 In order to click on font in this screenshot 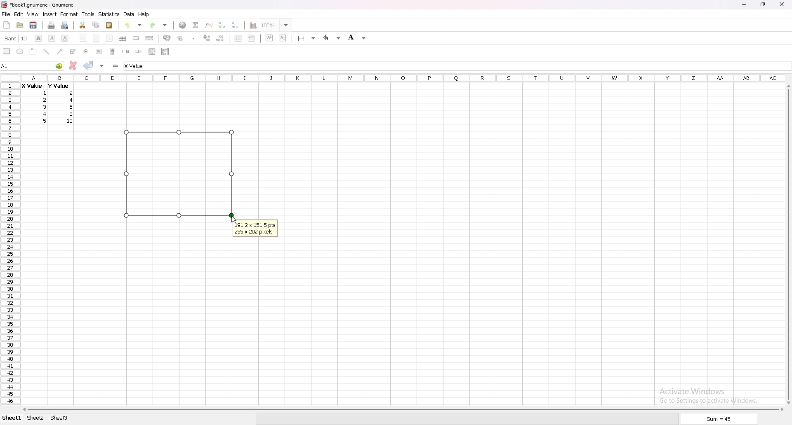, I will do `click(16, 38)`.